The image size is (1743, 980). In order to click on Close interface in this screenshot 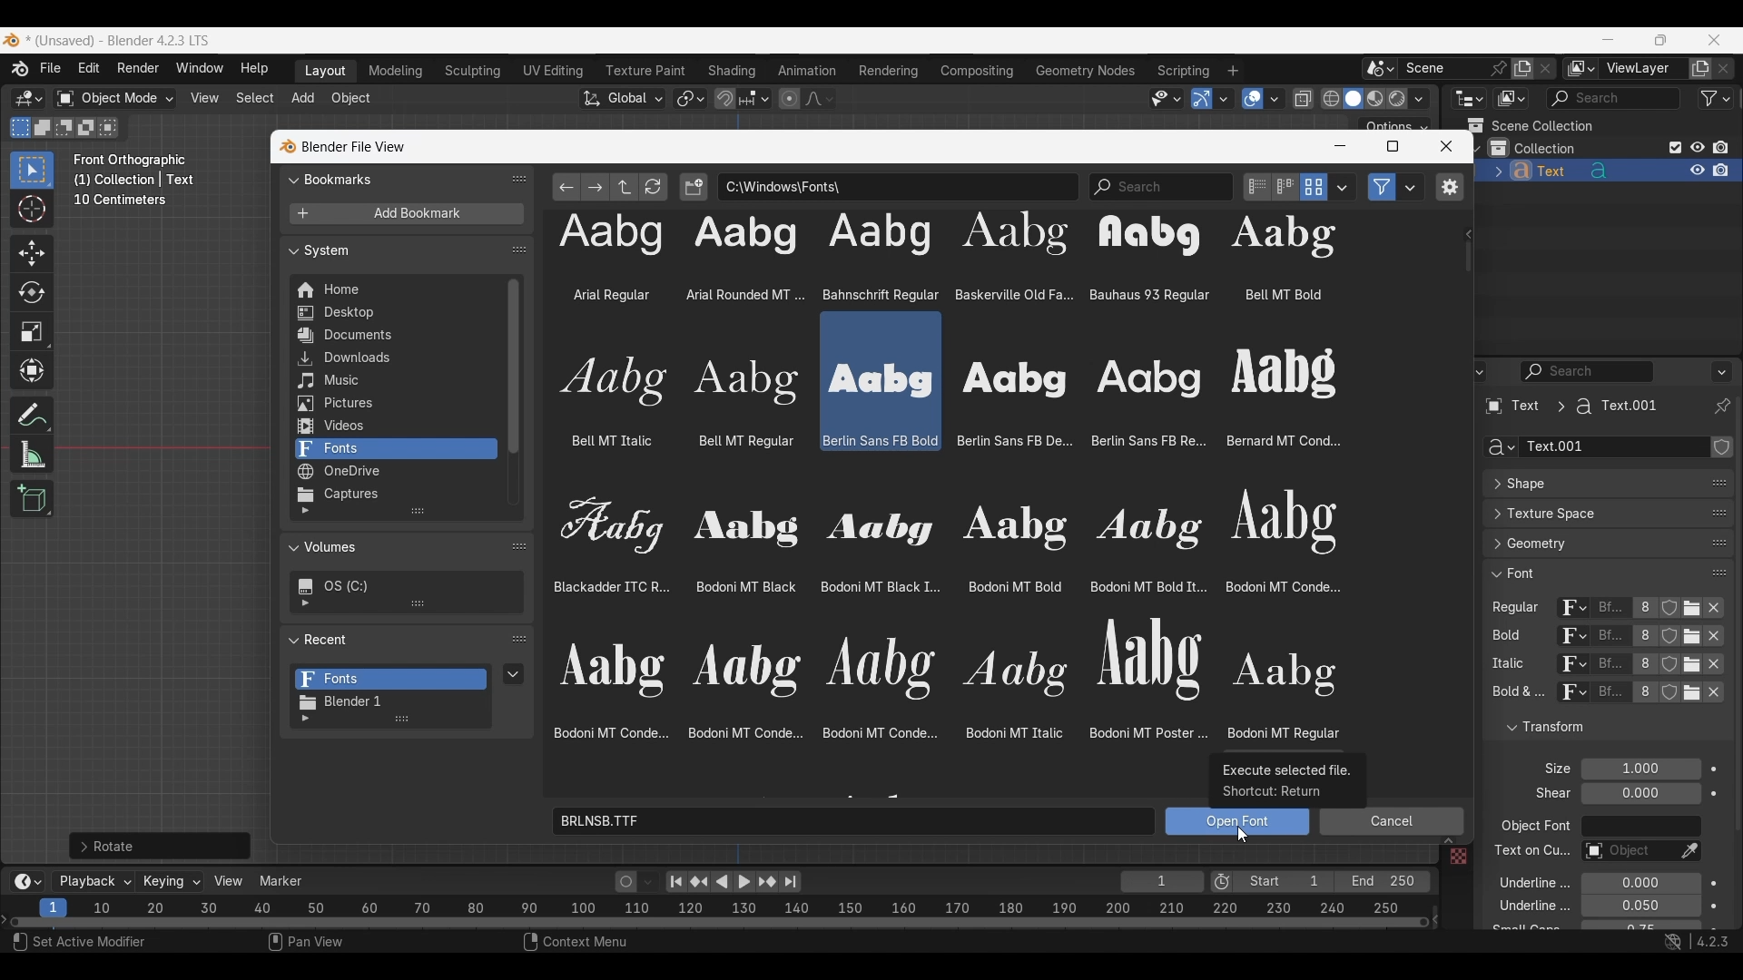, I will do `click(1715, 39)`.